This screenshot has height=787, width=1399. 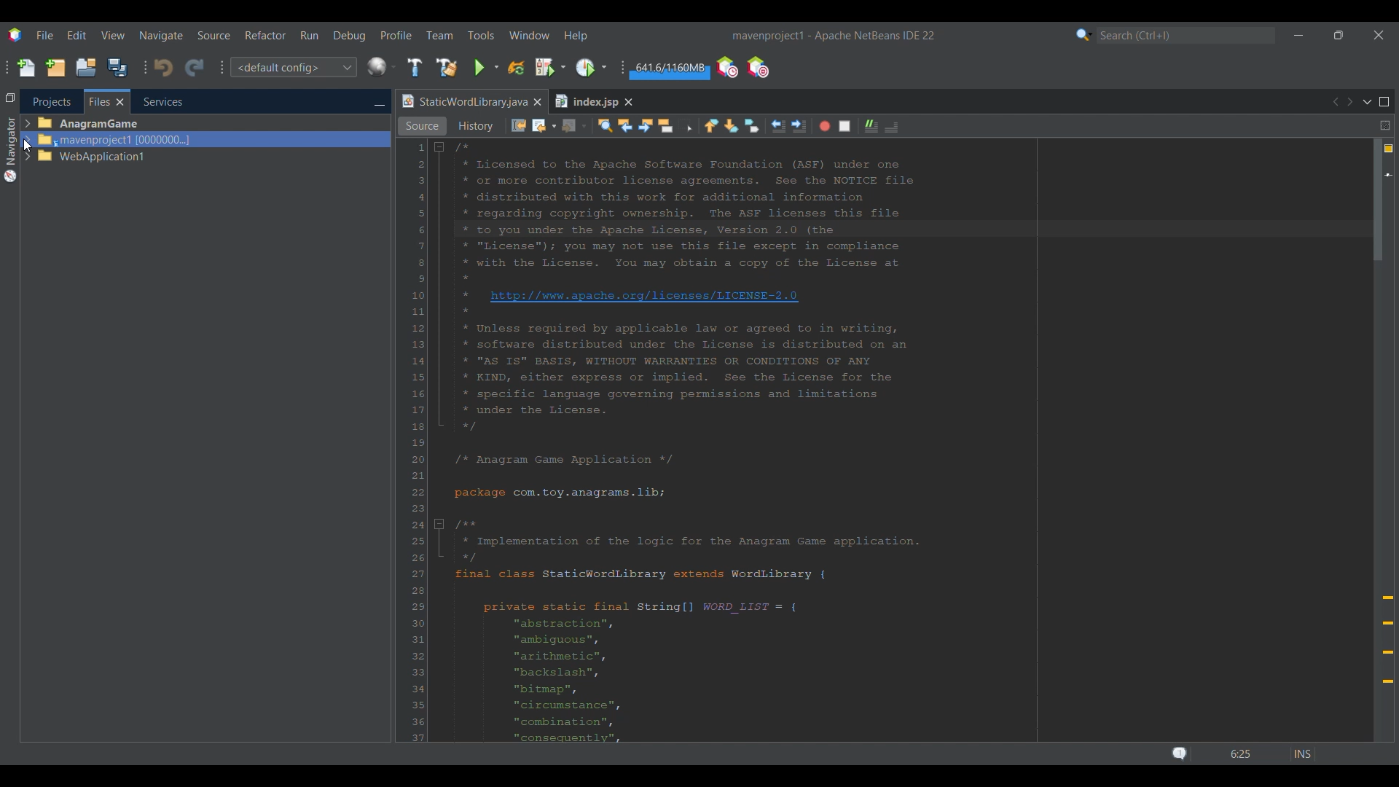 What do you see at coordinates (1339, 35) in the screenshot?
I see `Show in smaller tab` at bounding box center [1339, 35].